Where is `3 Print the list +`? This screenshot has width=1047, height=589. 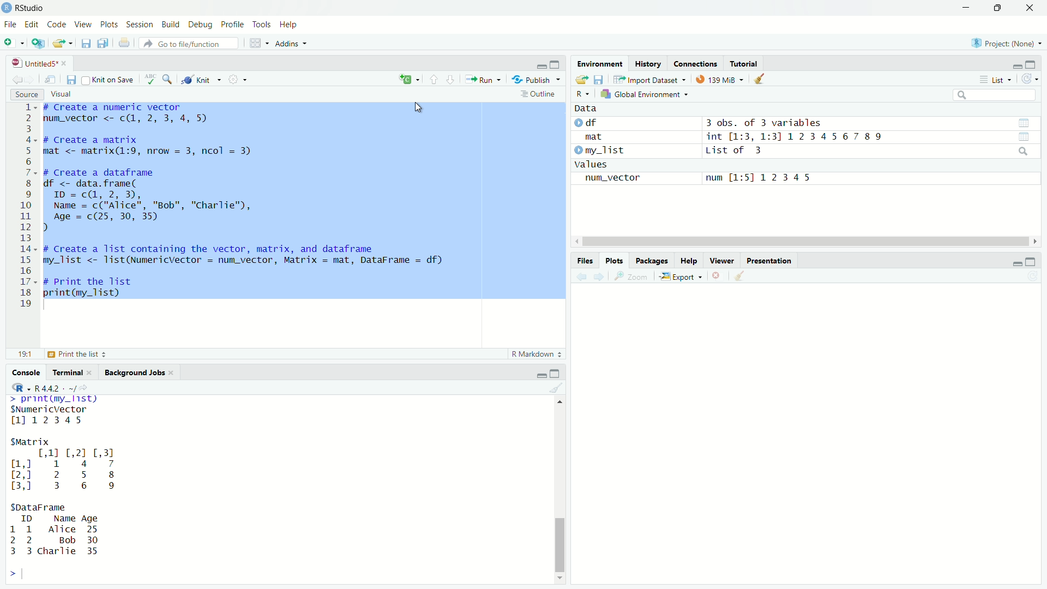 3 Print the list + is located at coordinates (87, 354).